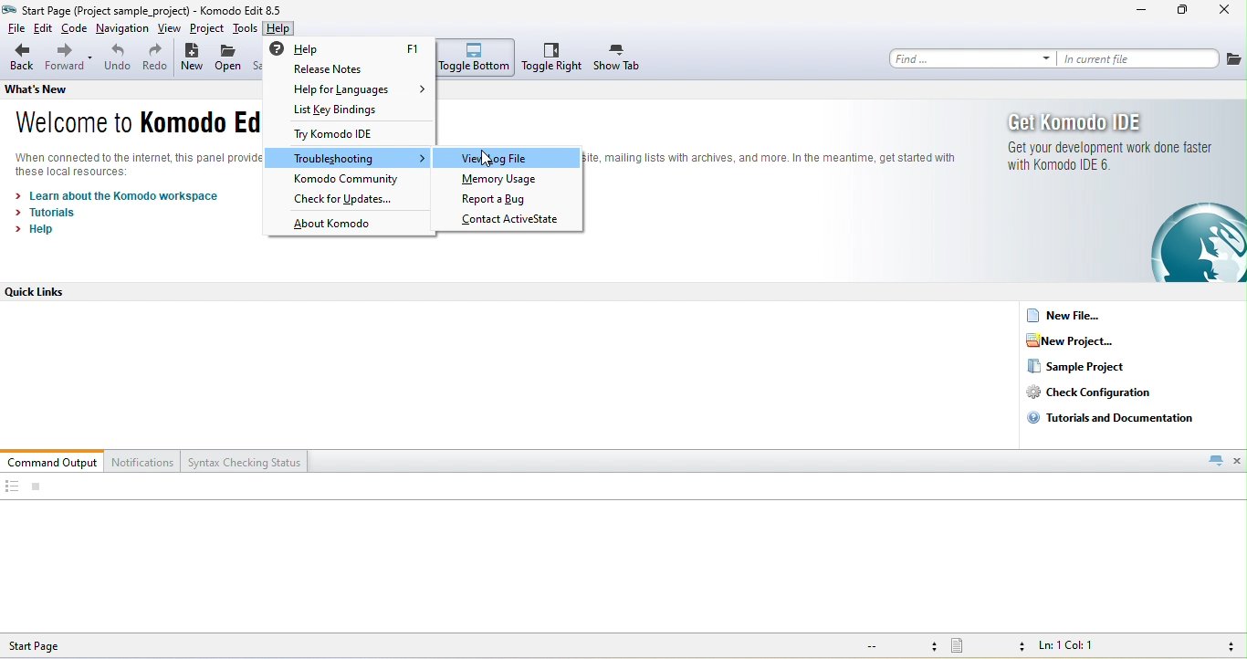 This screenshot has height=659, width=1247. I want to click on komodo community, so click(349, 180).